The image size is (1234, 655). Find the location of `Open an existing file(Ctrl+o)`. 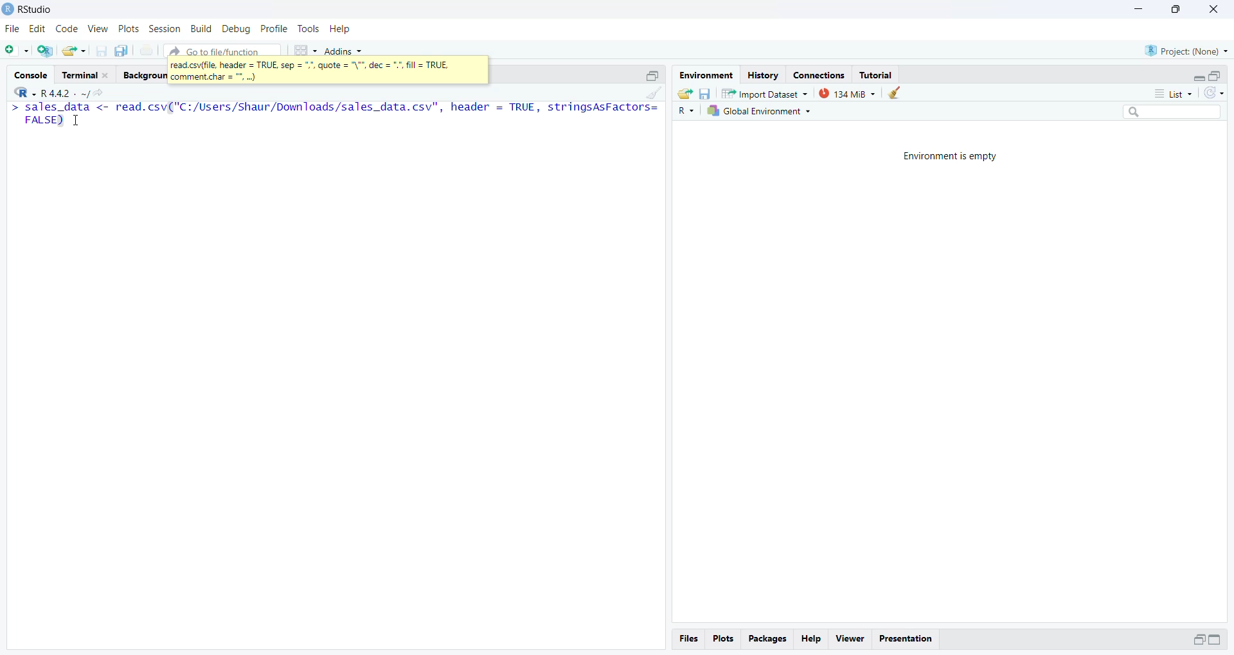

Open an existing file(Ctrl+o) is located at coordinates (76, 51).